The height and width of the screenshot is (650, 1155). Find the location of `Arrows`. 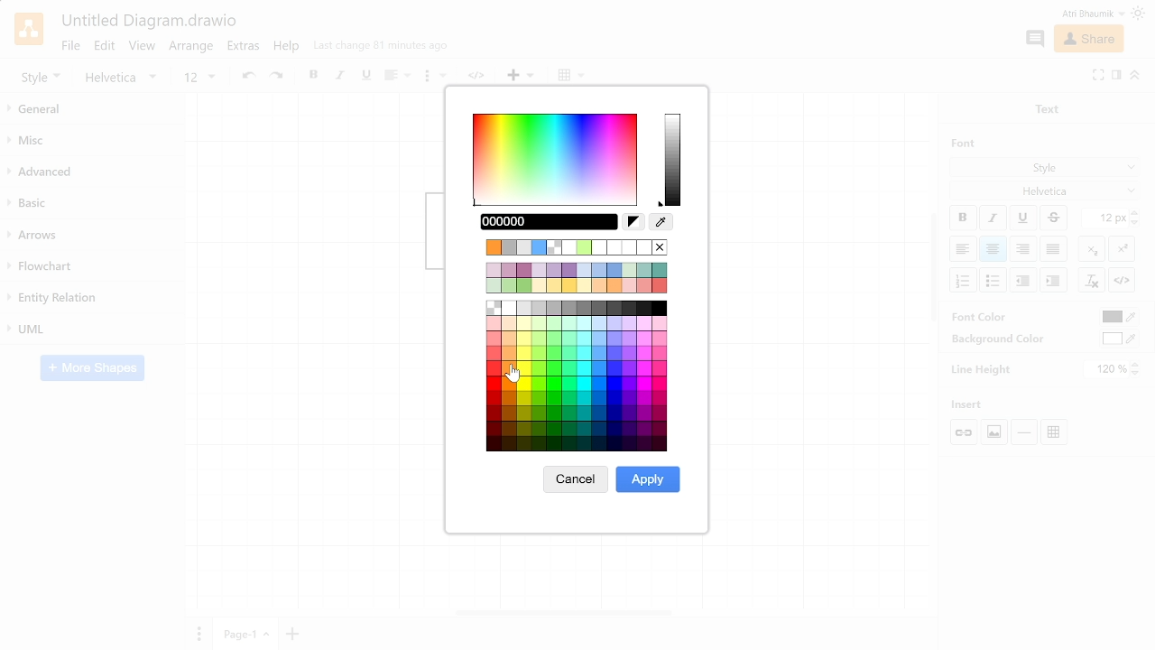

Arrows is located at coordinates (93, 236).